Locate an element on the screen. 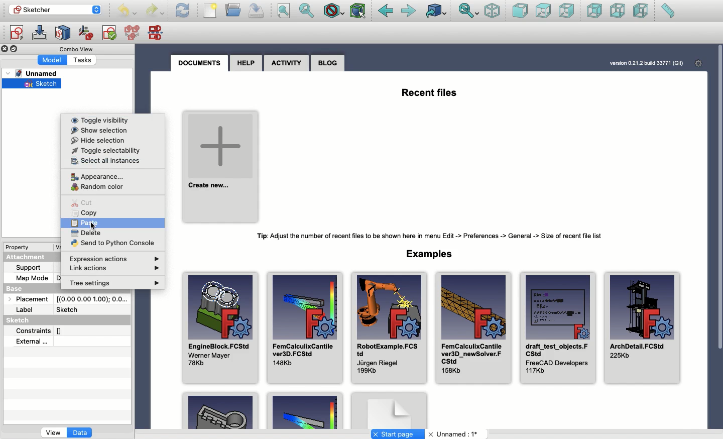 This screenshot has width=723, height=439. Version is located at coordinates (639, 63).